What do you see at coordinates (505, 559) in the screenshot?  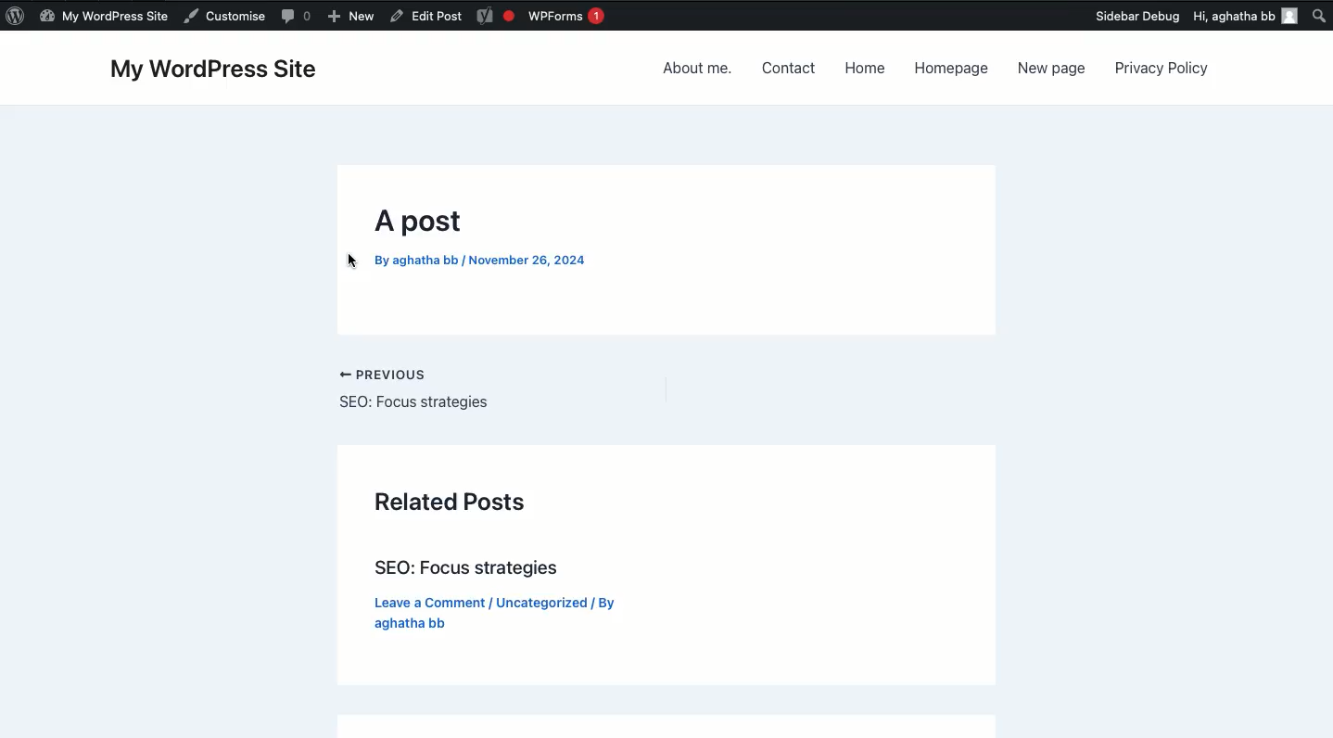 I see `Related posts` at bounding box center [505, 559].